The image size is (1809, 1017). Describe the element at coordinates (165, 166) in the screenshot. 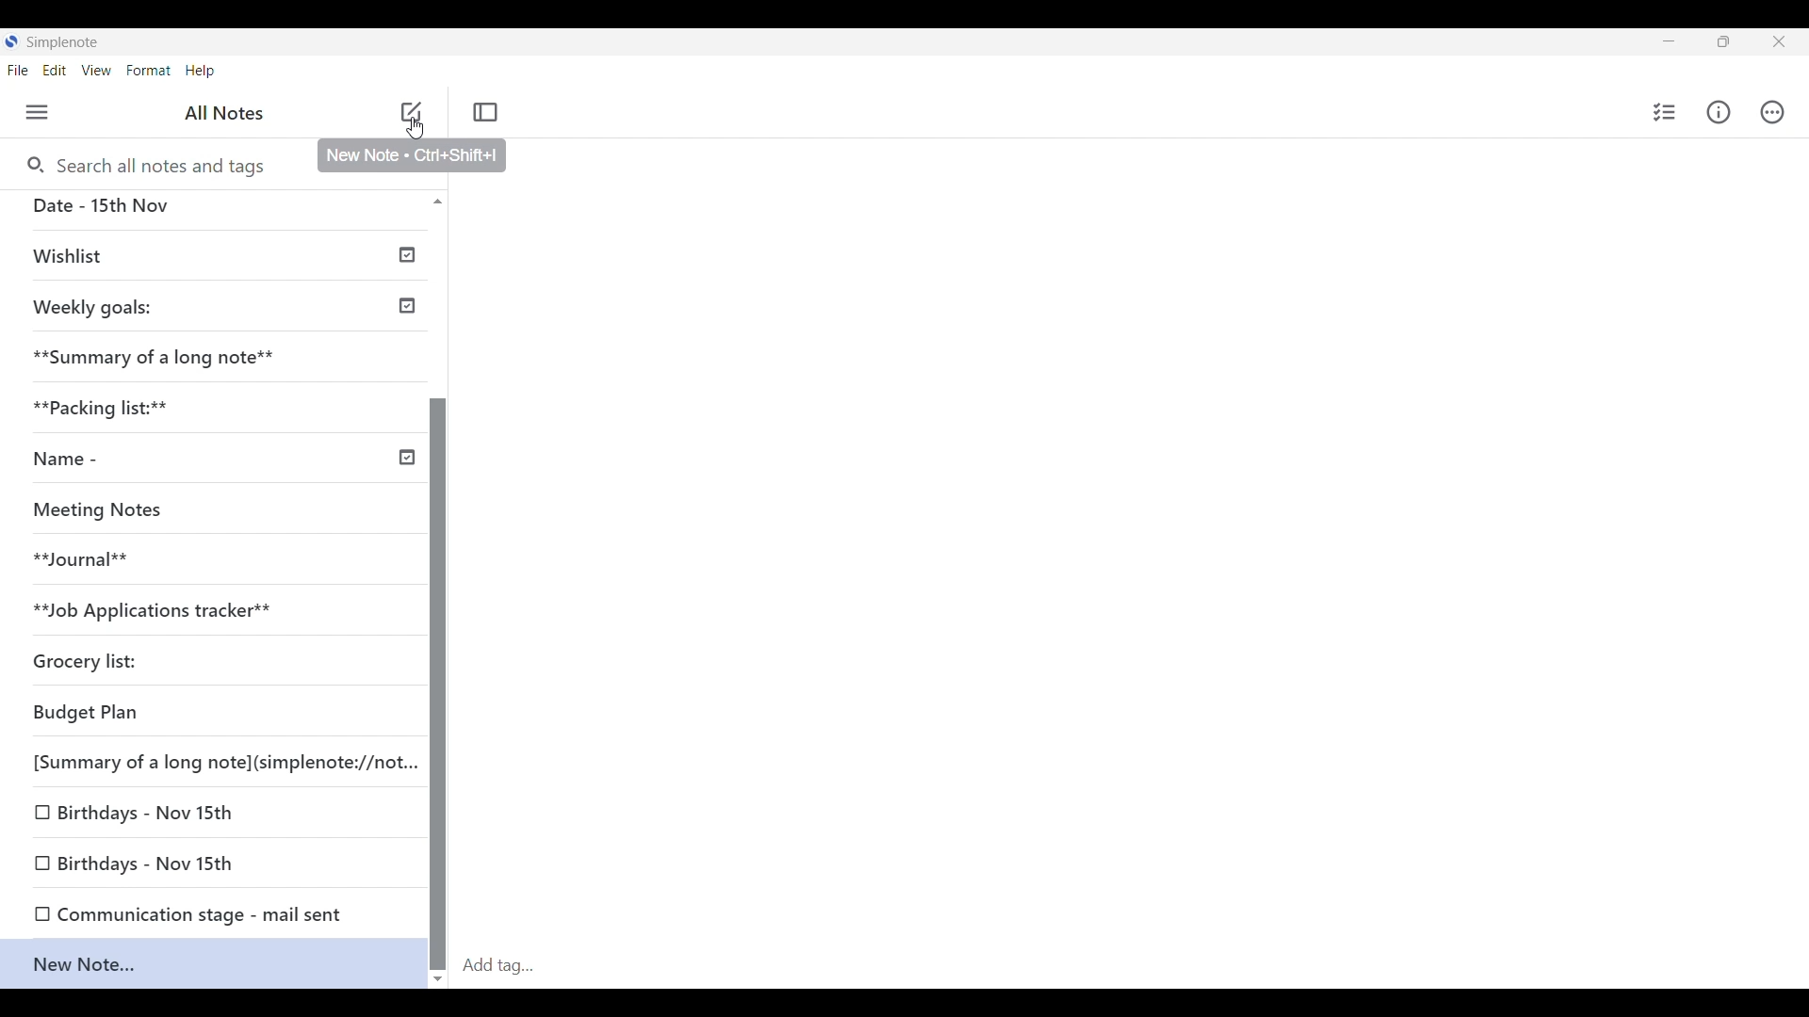

I see `Search notes` at that location.